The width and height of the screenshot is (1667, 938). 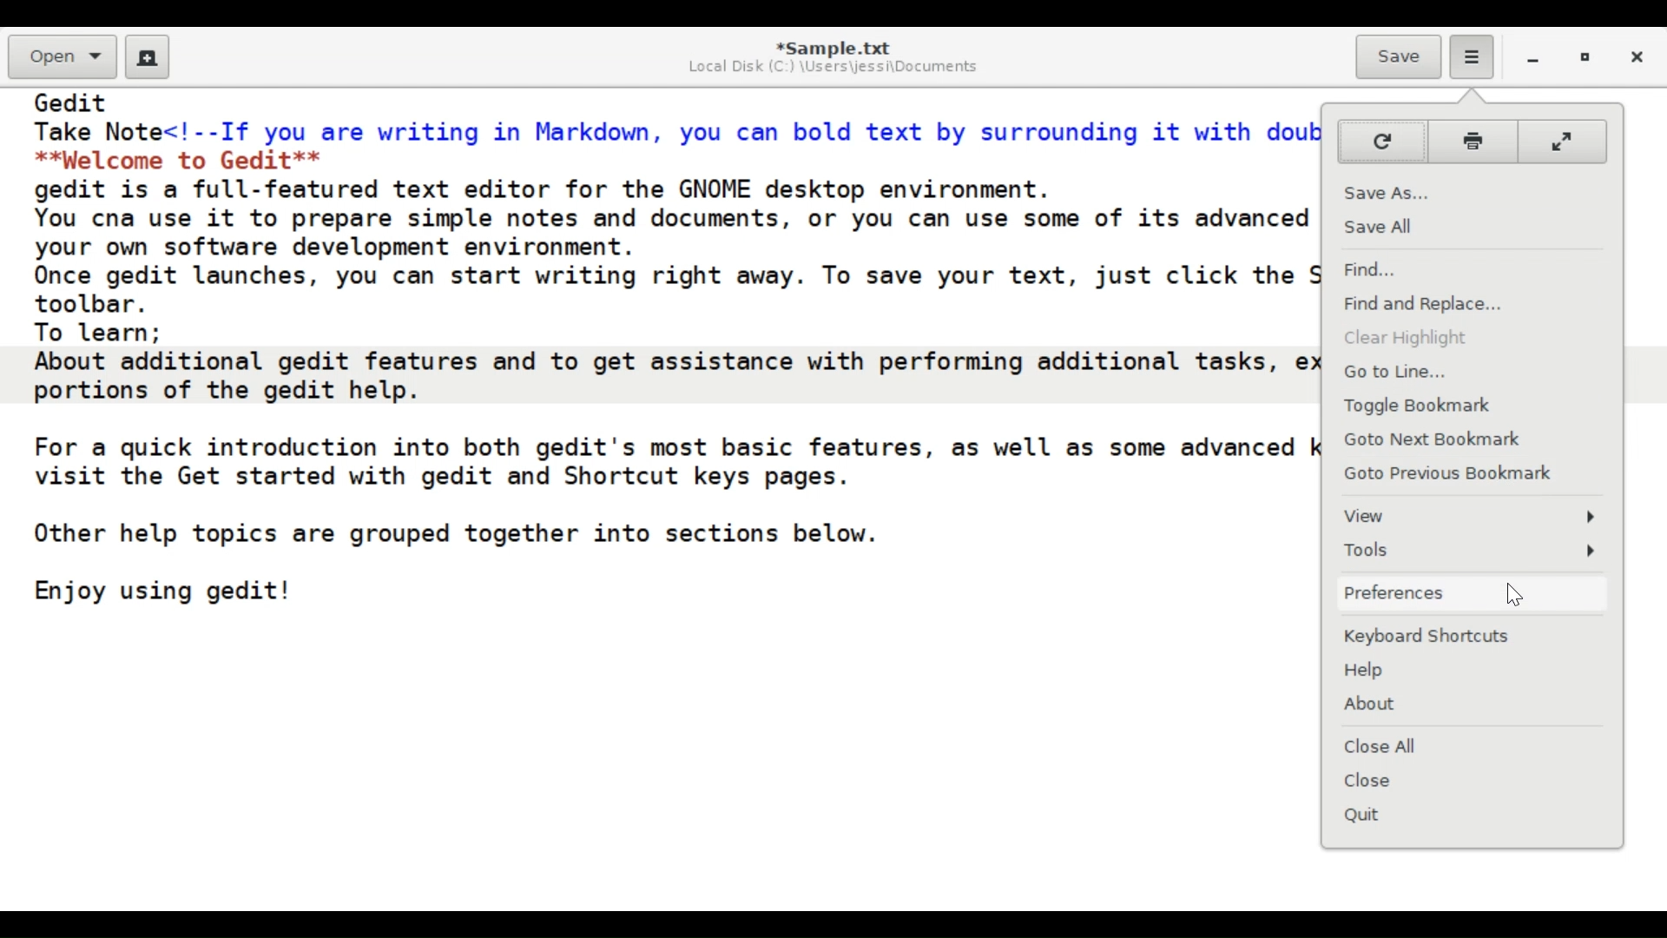 What do you see at coordinates (1382, 142) in the screenshot?
I see `Refresh` at bounding box center [1382, 142].